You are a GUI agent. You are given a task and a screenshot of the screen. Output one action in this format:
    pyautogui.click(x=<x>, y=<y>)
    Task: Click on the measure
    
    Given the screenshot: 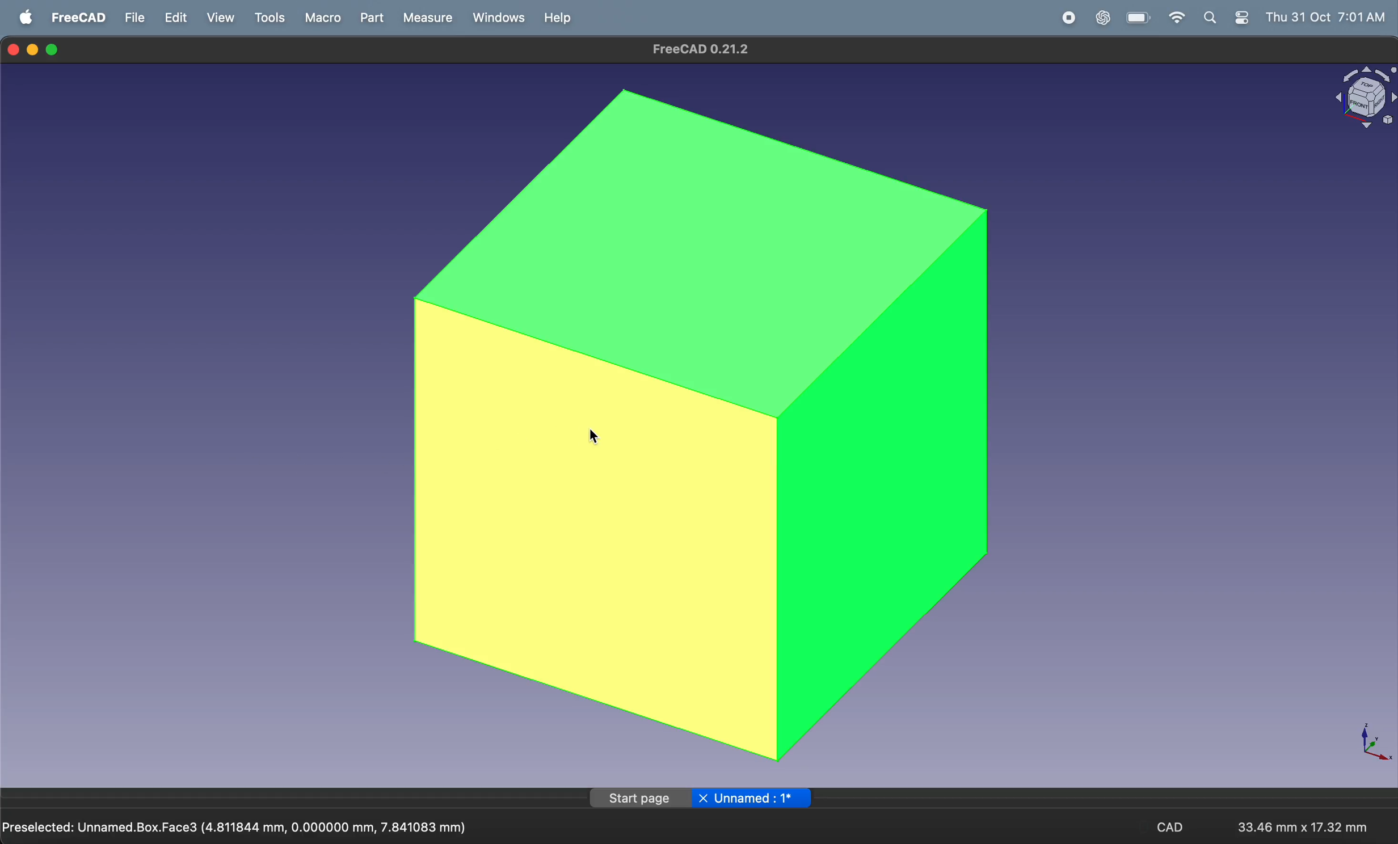 What is the action you would take?
    pyautogui.click(x=426, y=19)
    